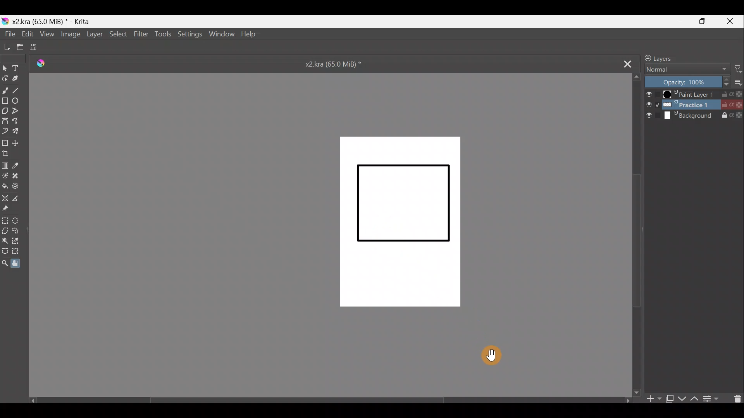  I want to click on Edit, so click(25, 33).